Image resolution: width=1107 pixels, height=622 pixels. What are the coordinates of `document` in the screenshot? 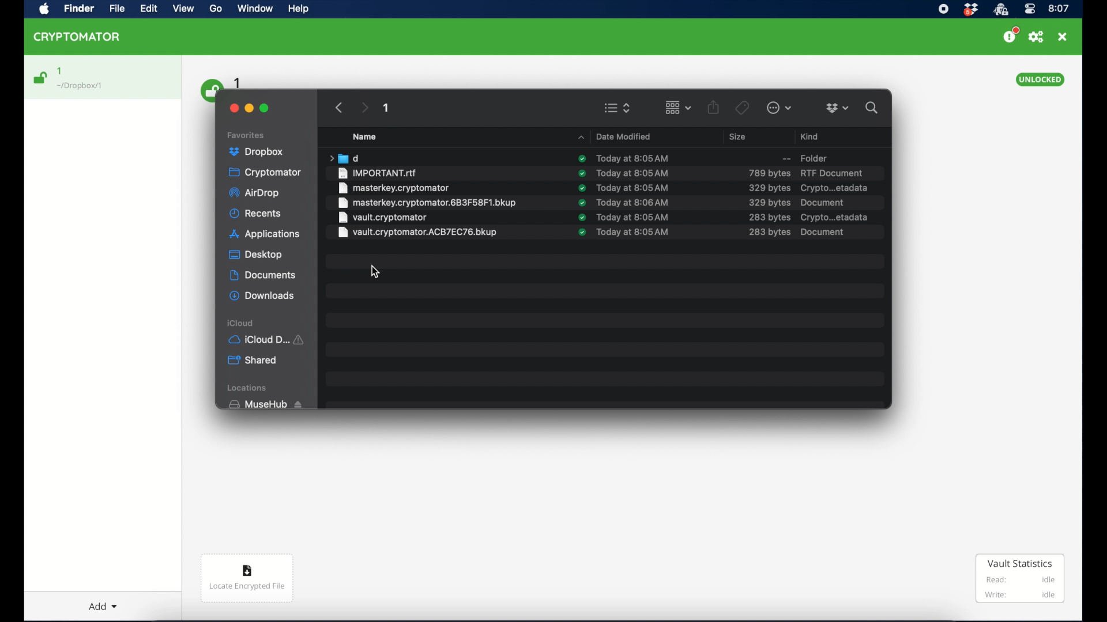 It's located at (822, 232).